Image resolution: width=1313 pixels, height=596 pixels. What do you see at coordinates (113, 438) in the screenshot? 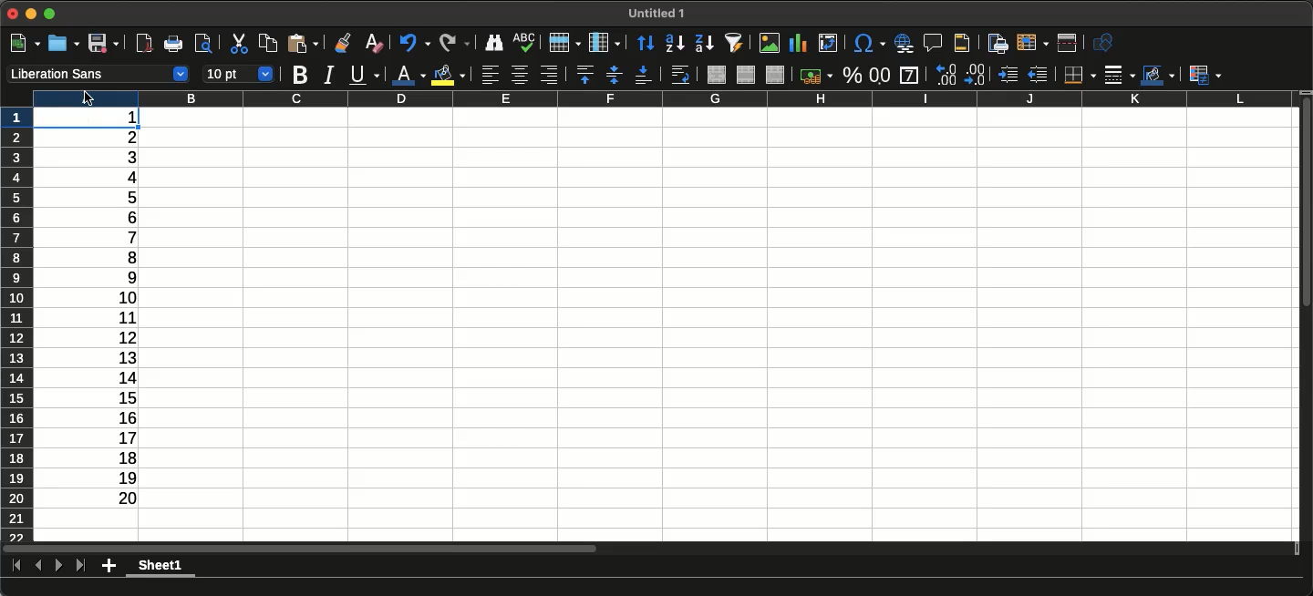
I see `17` at bounding box center [113, 438].